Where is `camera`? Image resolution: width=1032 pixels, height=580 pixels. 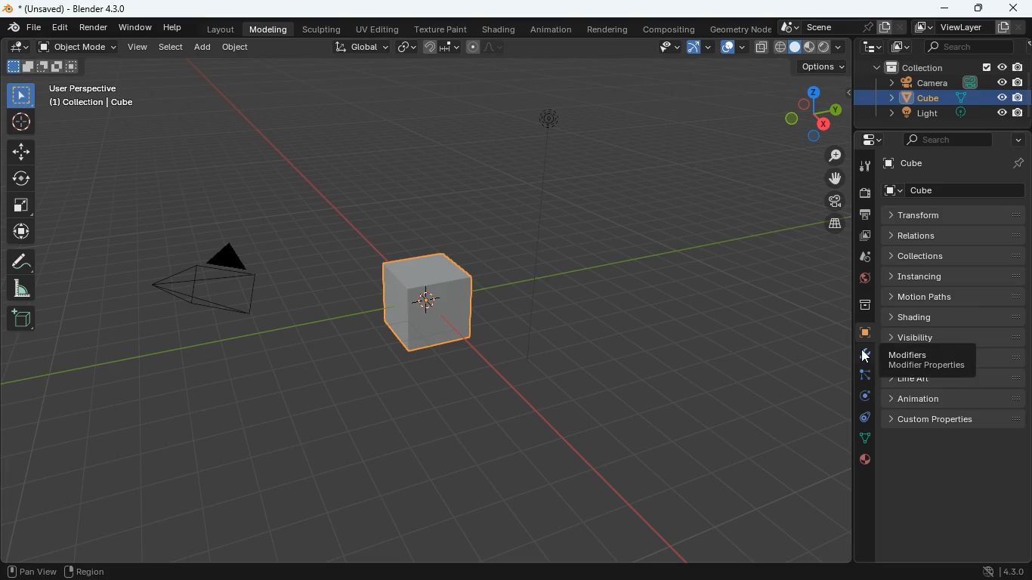
camera is located at coordinates (862, 193).